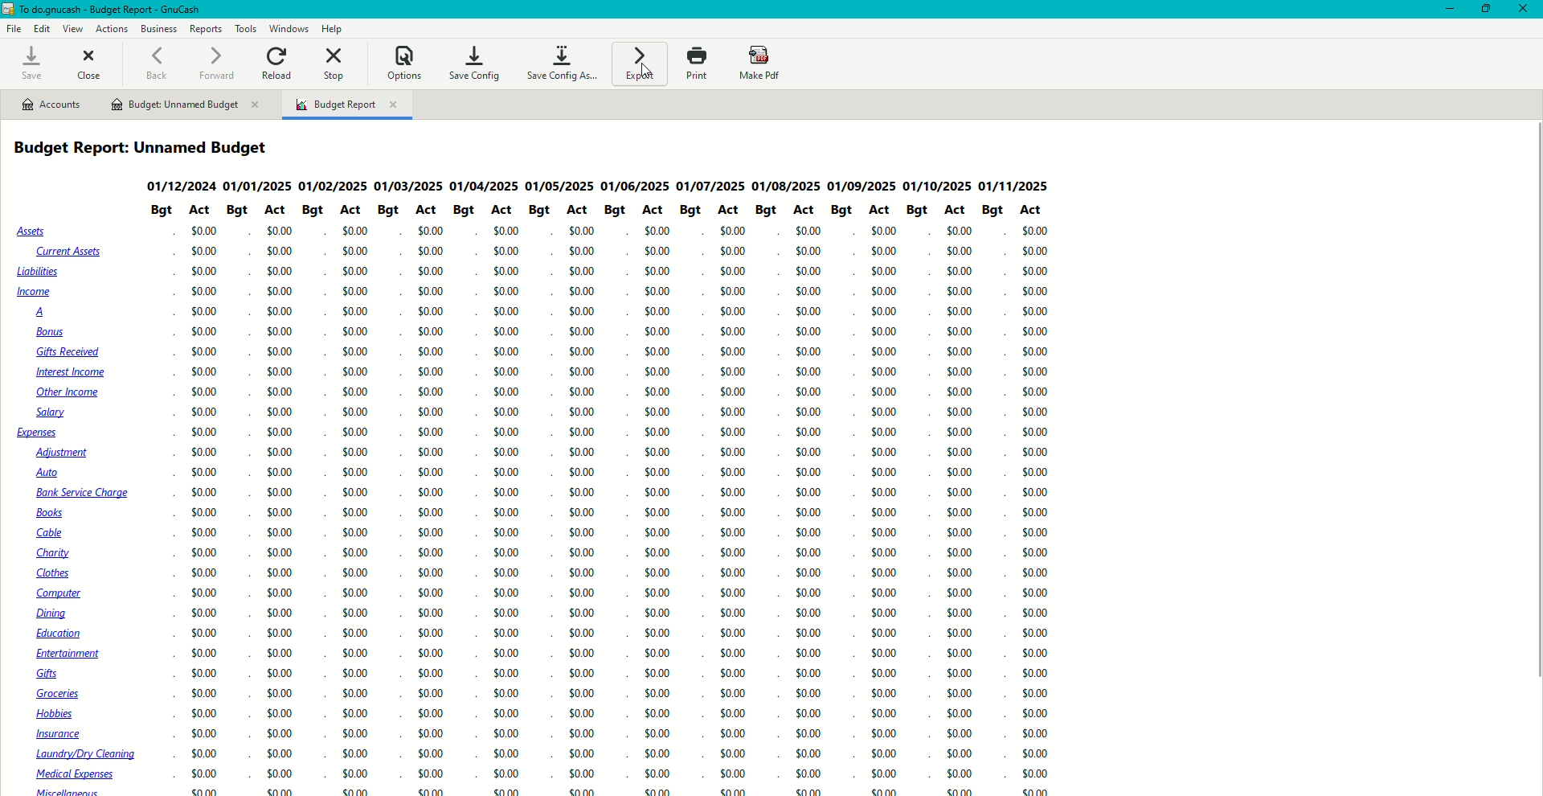  I want to click on $0.00, so click(201, 671).